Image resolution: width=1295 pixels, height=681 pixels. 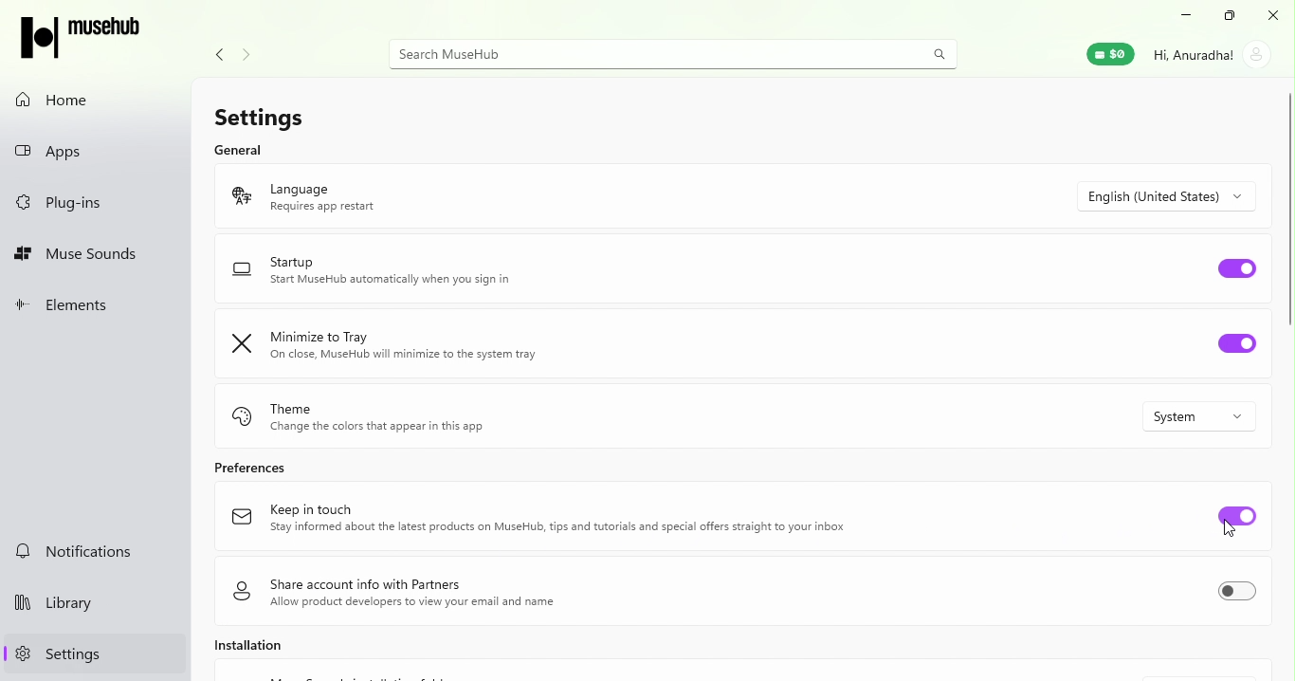 I want to click on Account, so click(x=1211, y=59).